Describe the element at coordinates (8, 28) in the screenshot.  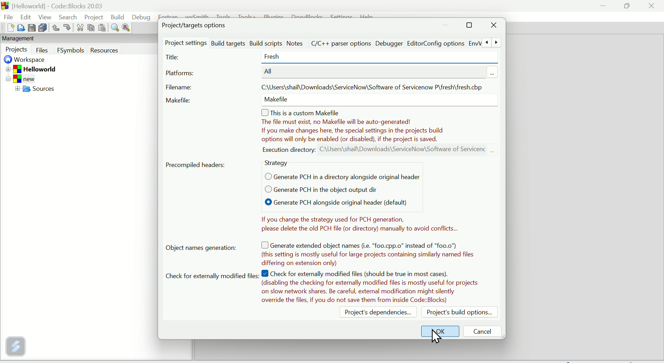
I see `New` at that location.